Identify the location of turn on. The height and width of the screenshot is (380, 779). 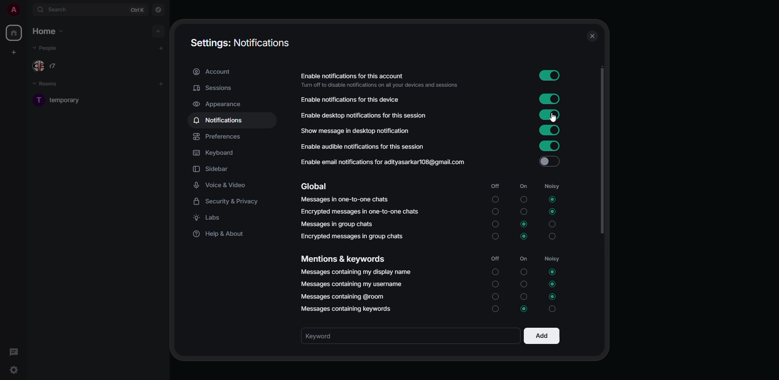
(494, 310).